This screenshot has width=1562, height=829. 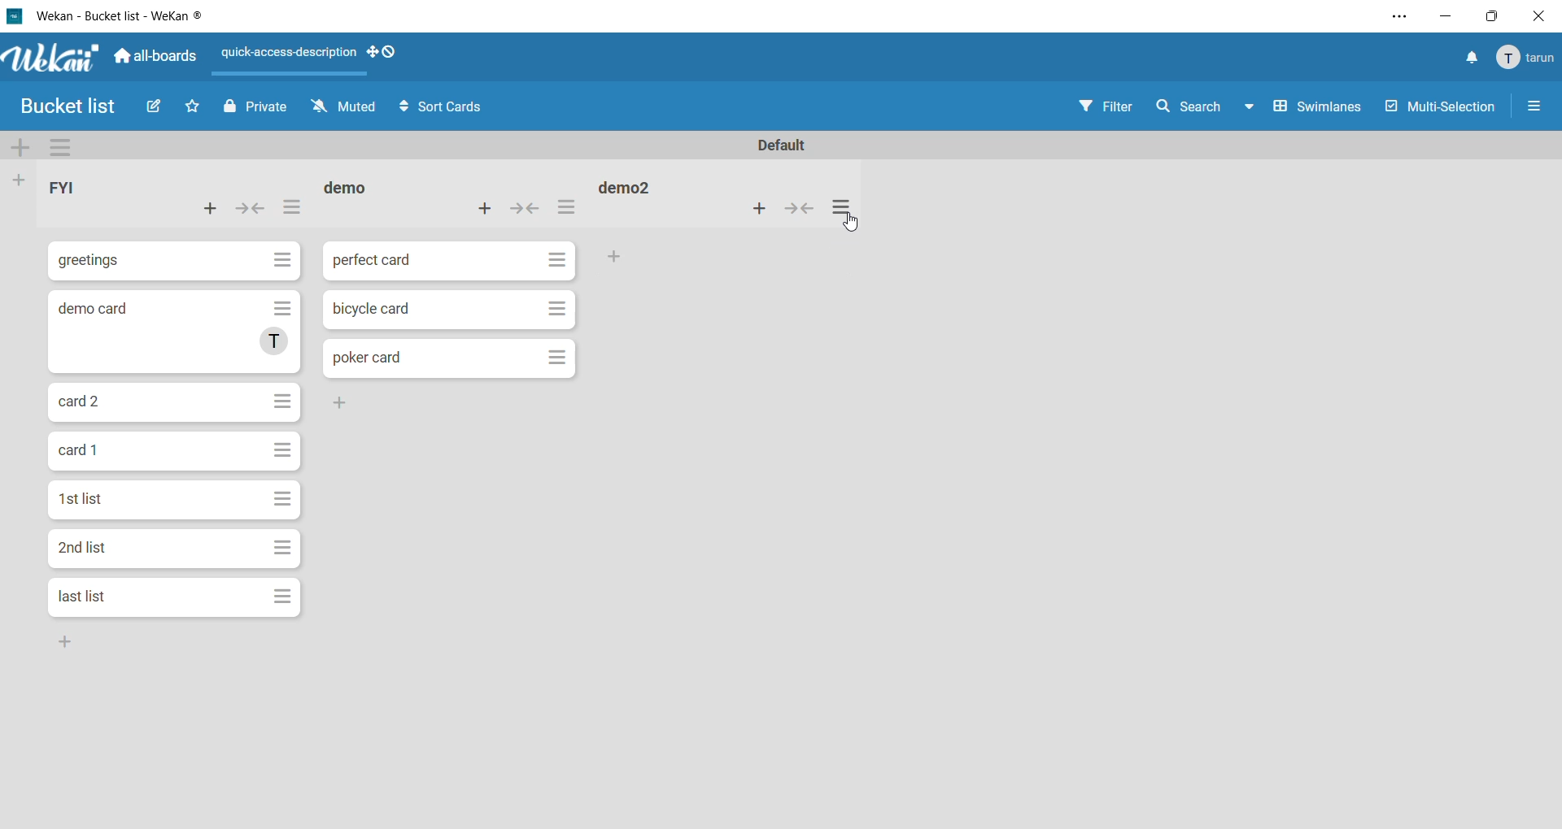 What do you see at coordinates (178, 335) in the screenshot?
I see `cards` at bounding box center [178, 335].